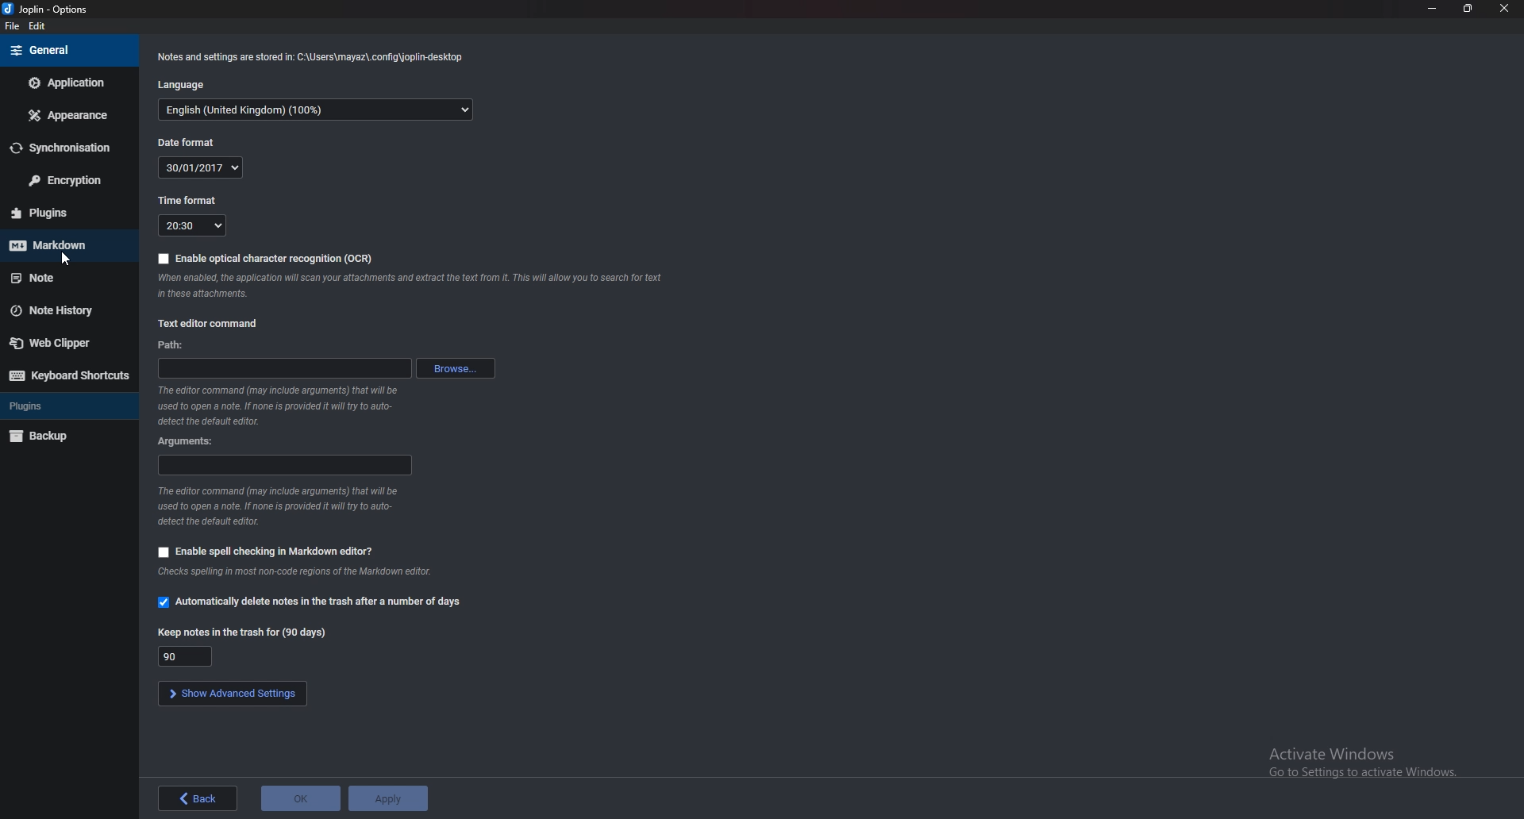 Image resolution: width=1524 pixels, height=819 pixels. I want to click on web clipper, so click(67, 342).